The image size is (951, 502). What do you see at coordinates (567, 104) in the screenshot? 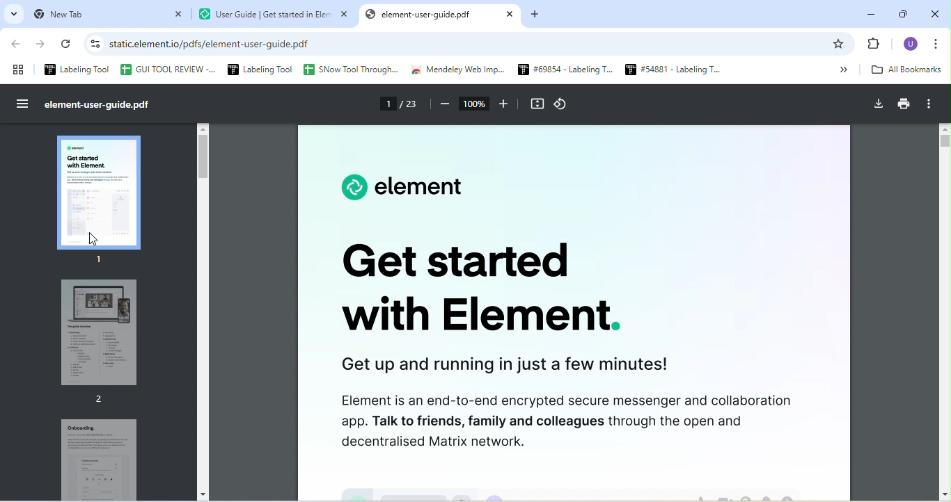
I see `rotate` at bounding box center [567, 104].